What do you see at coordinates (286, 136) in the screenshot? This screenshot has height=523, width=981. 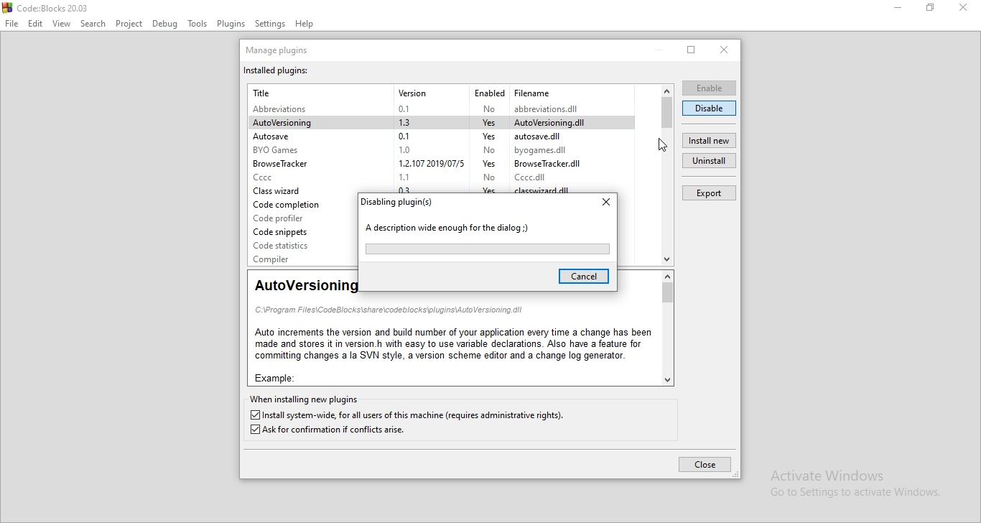 I see `Autosave ` at bounding box center [286, 136].